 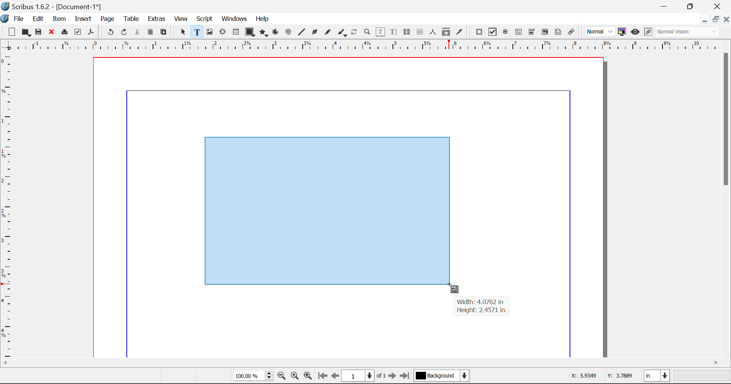 I want to click on Measurements, so click(x=434, y=32).